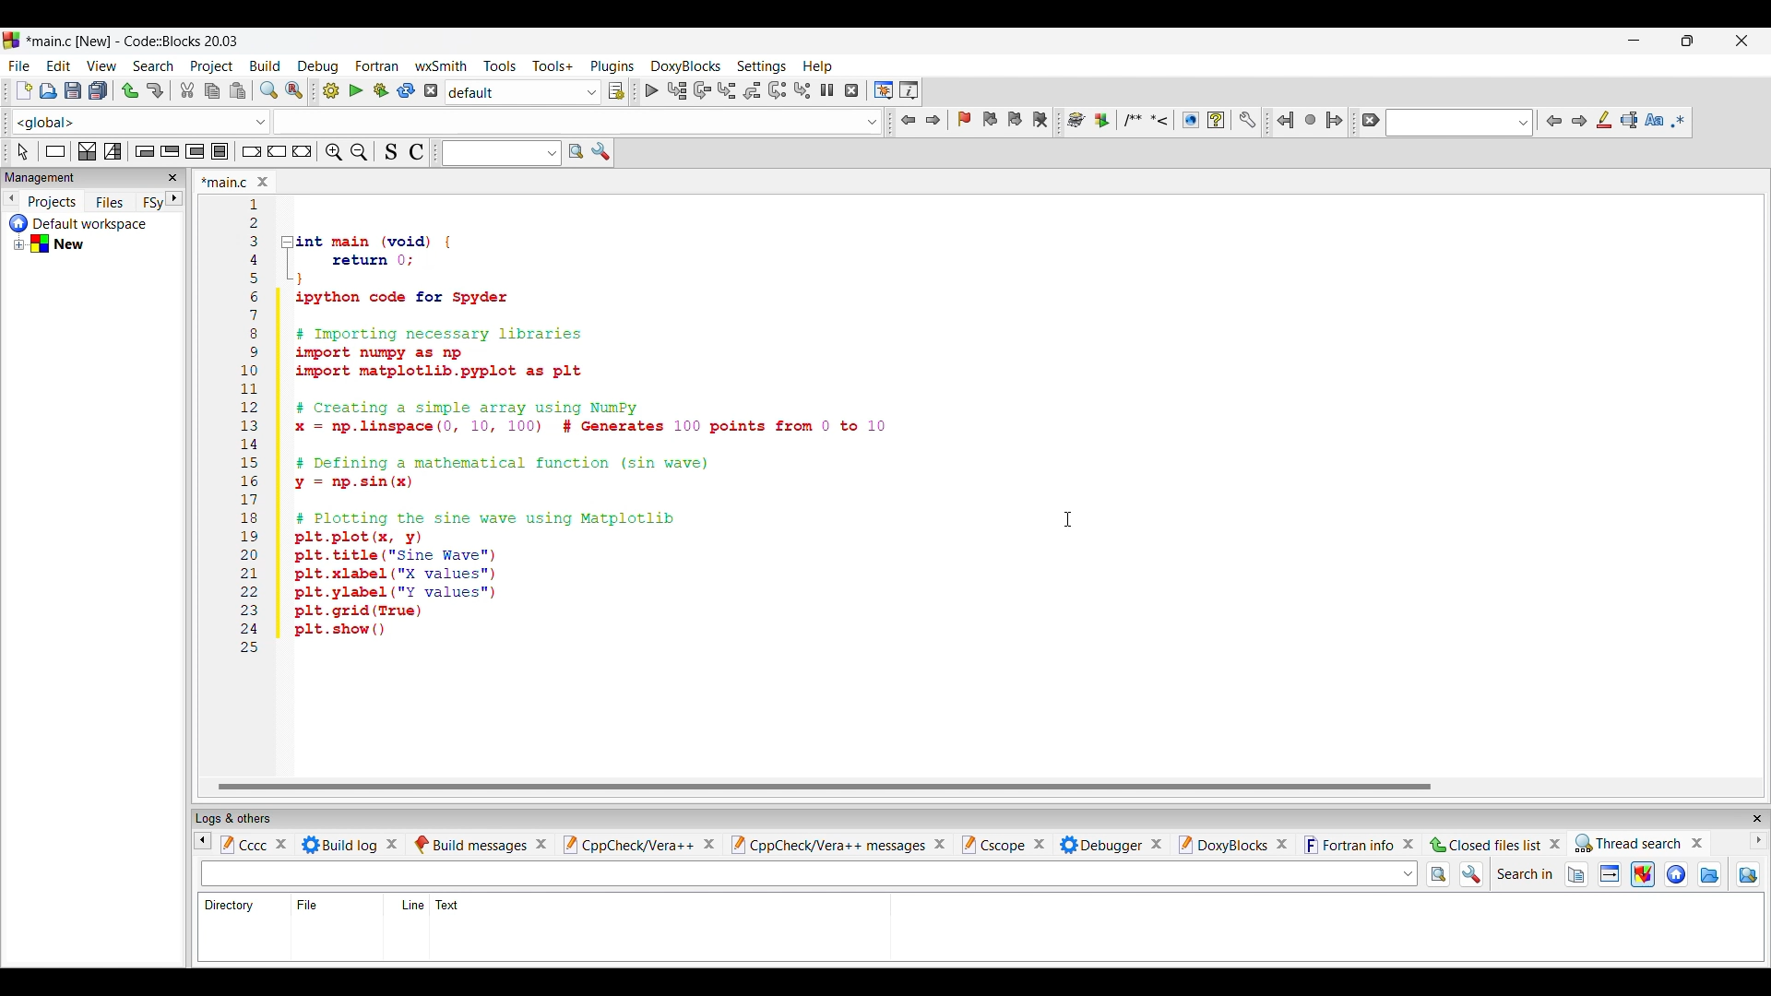 Image resolution: width=1771 pixels, height=996 pixels. What do you see at coordinates (188, 89) in the screenshot?
I see `Cut` at bounding box center [188, 89].